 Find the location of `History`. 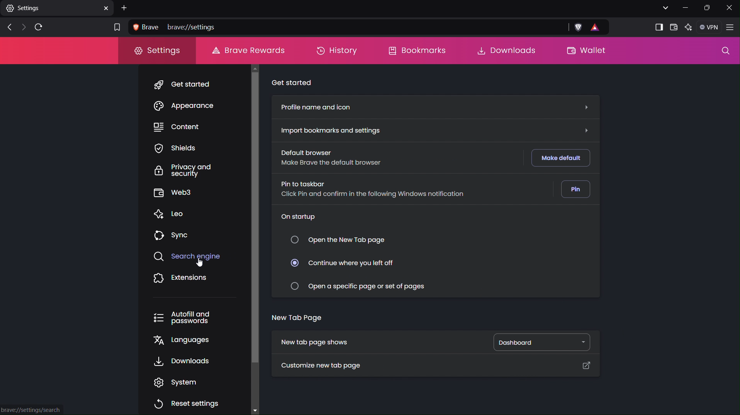

History is located at coordinates (337, 50).